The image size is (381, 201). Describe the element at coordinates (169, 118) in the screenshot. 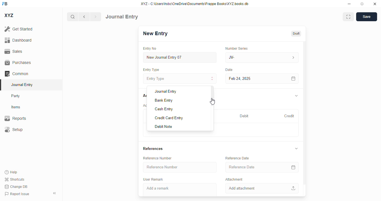

I see `credit card entry` at that location.